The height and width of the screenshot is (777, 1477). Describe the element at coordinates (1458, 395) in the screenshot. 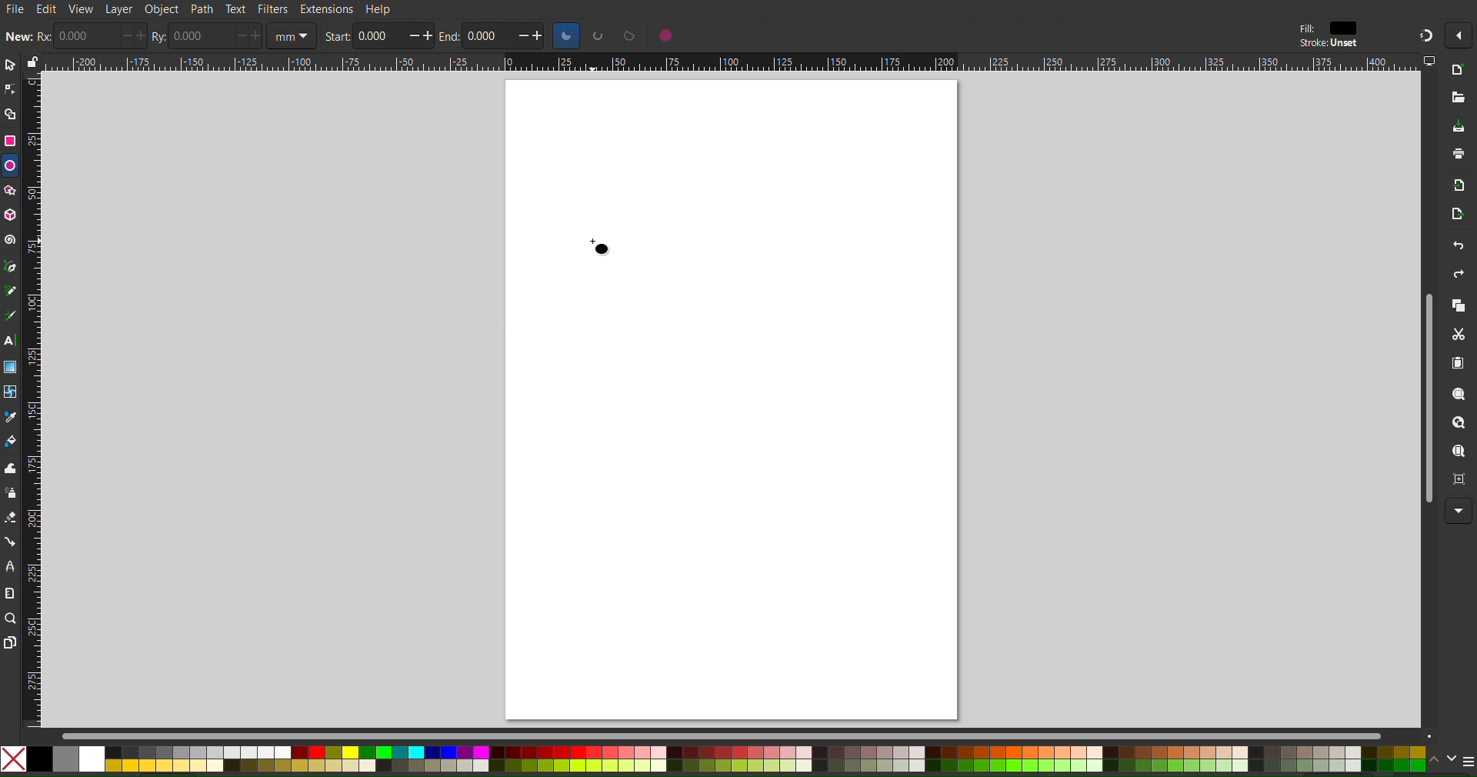

I see `Zoom Selection` at that location.